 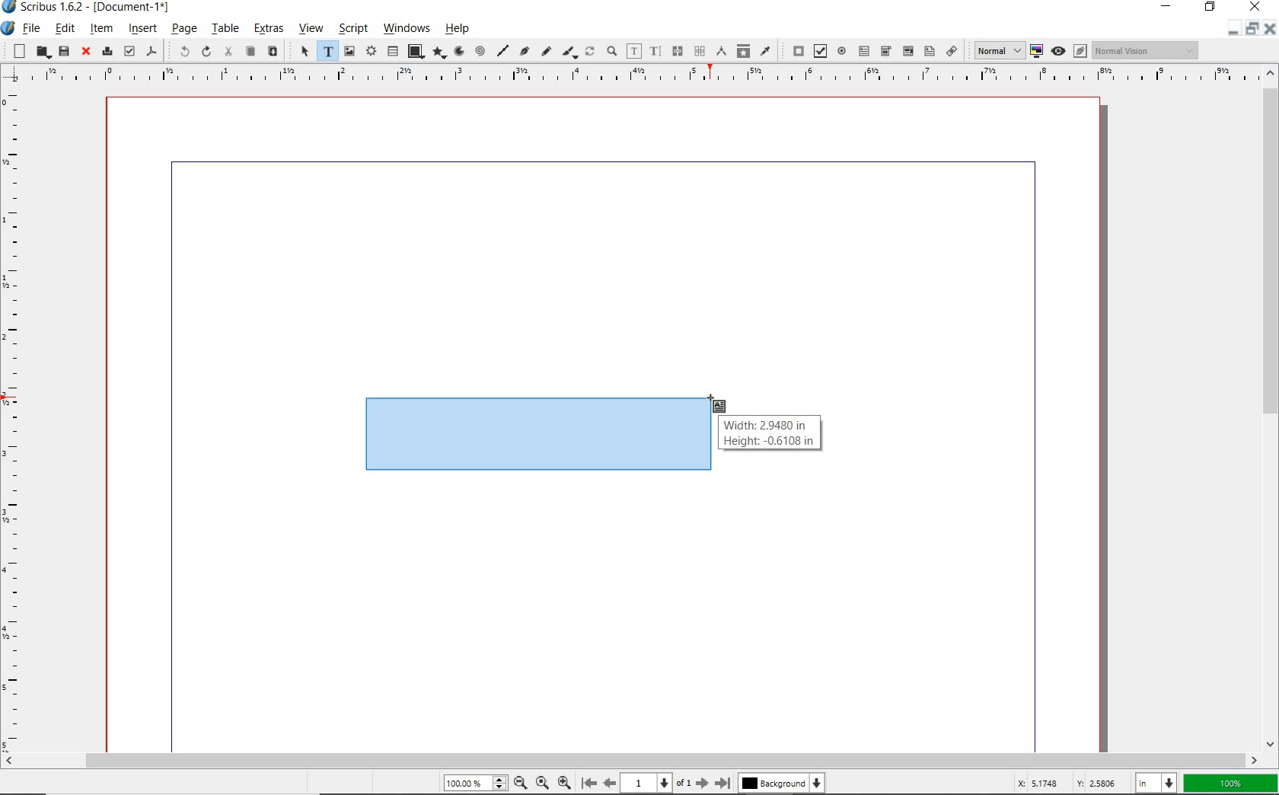 I want to click on spiral, so click(x=480, y=52).